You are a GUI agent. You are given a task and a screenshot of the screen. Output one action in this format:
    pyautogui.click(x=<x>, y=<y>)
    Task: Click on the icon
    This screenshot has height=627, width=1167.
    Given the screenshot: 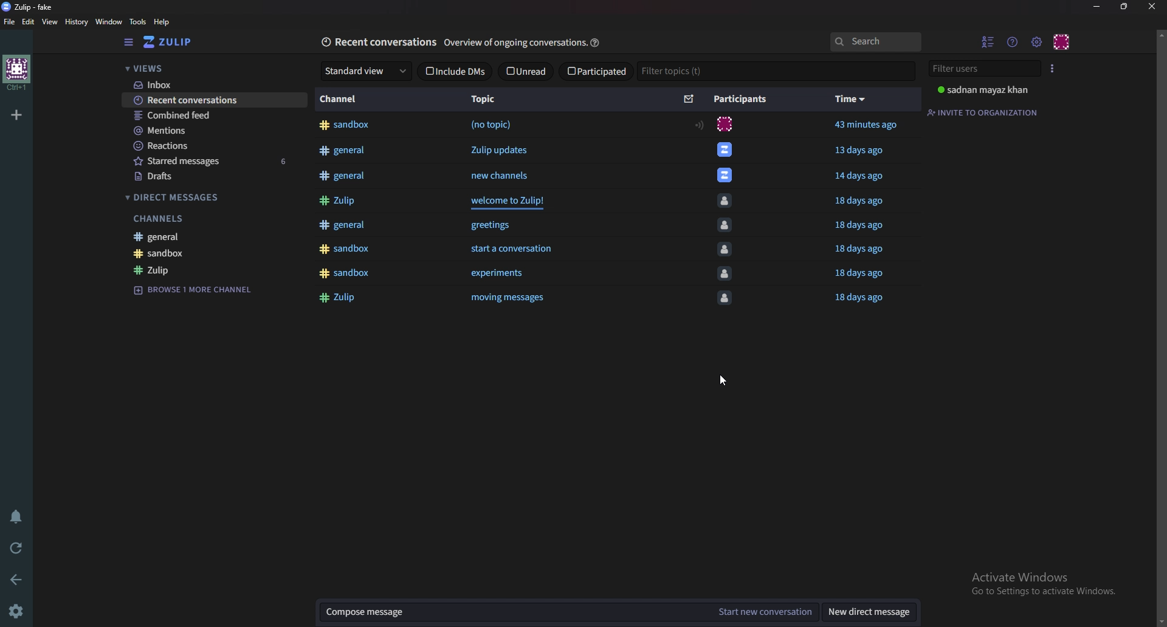 What is the action you would take?
    pyautogui.click(x=724, y=304)
    